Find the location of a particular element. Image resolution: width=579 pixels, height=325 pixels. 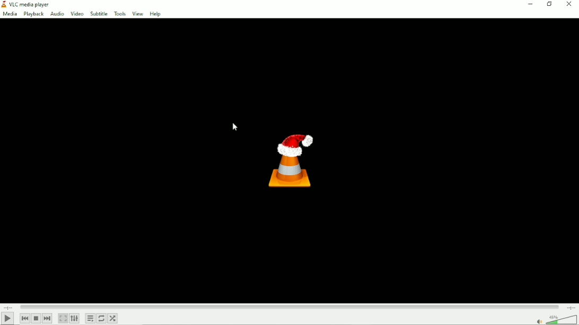

Tools is located at coordinates (119, 14).